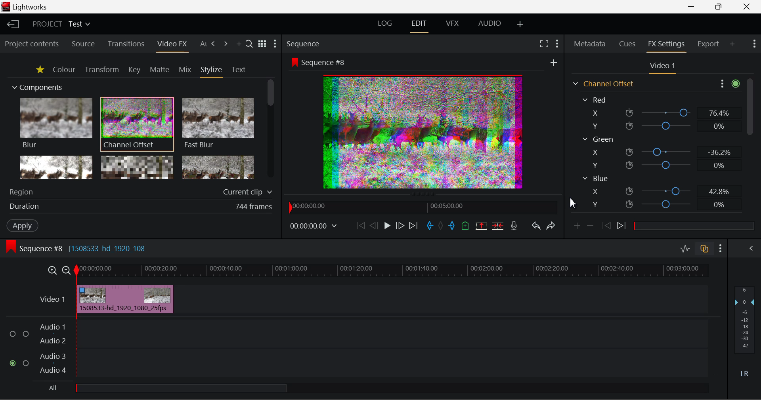  What do you see at coordinates (483, 226) in the screenshot?
I see `Remove marked Section` at bounding box center [483, 226].